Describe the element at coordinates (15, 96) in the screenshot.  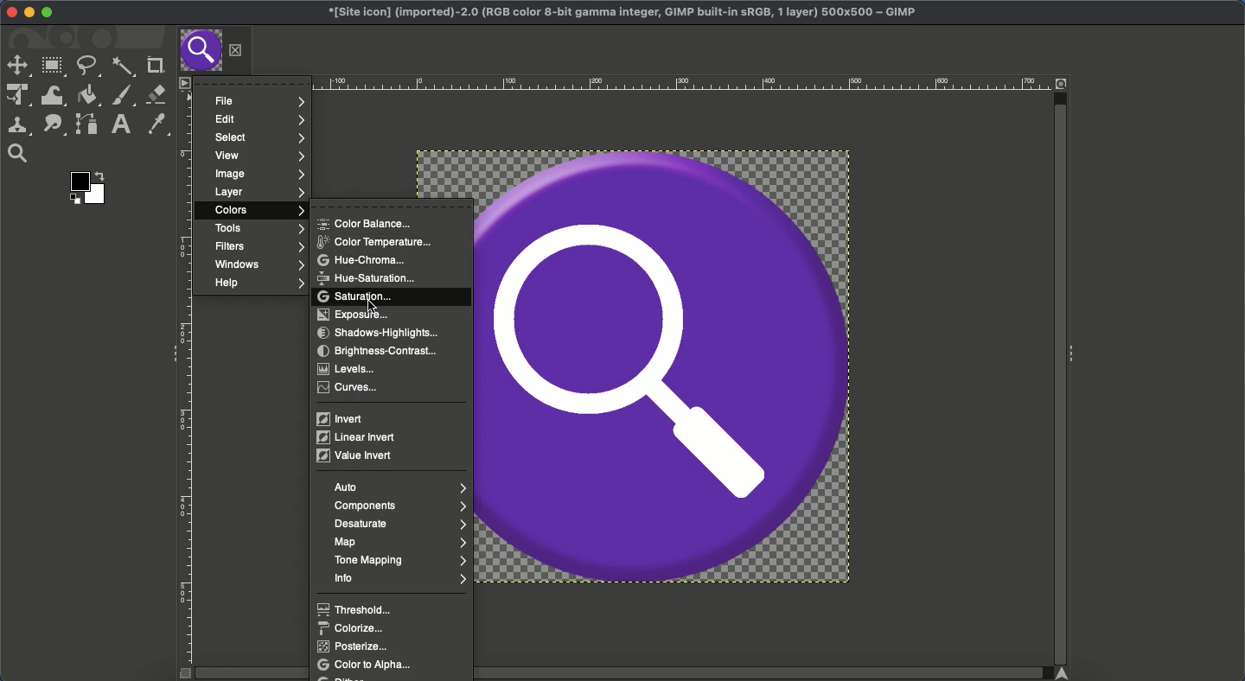
I see `Unified transformation` at that location.